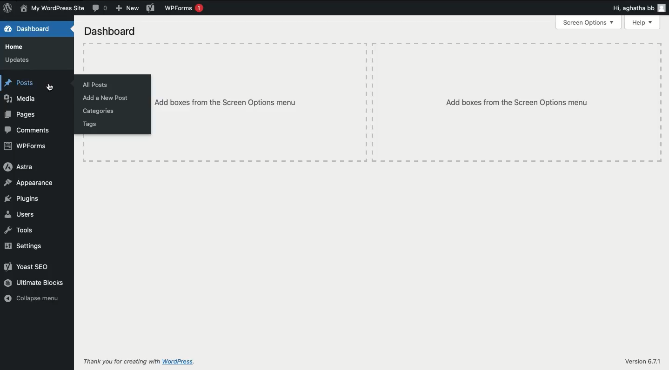 Image resolution: width=669 pixels, height=370 pixels. I want to click on Dashboard, so click(110, 32).